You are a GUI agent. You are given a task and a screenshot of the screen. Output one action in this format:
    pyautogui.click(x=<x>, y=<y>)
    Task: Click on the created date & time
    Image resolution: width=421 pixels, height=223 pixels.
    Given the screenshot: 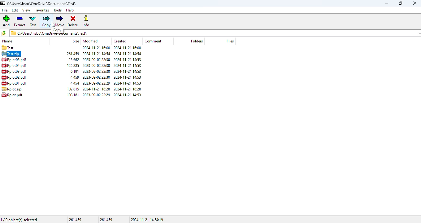 What is the action you would take?
    pyautogui.click(x=127, y=59)
    